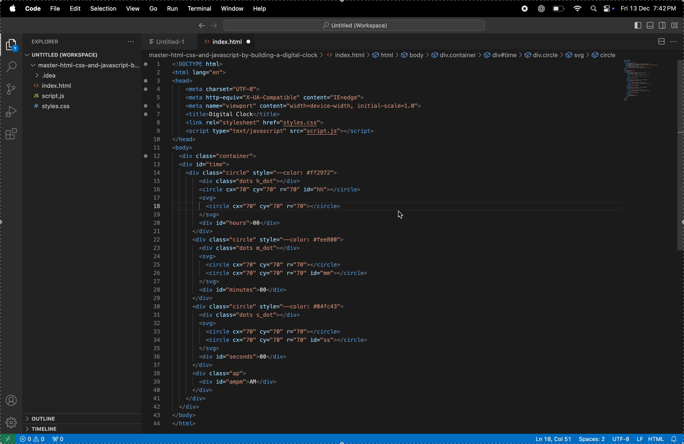 The height and width of the screenshot is (444, 684). I want to click on Vertical scroll bar, so click(680, 157).